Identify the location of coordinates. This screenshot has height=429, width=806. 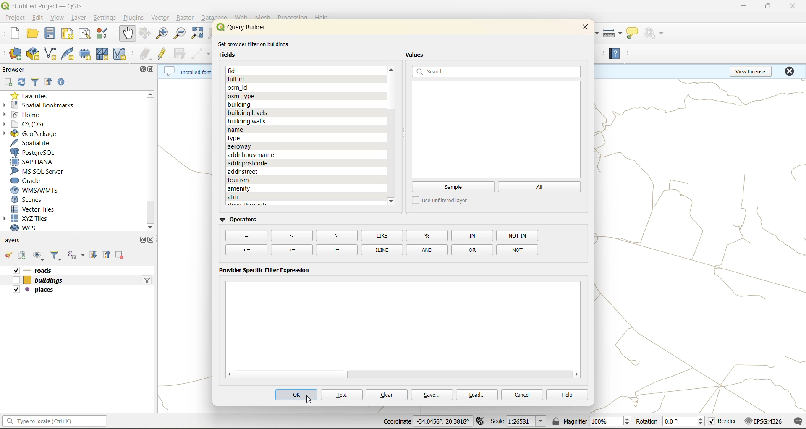
(424, 421).